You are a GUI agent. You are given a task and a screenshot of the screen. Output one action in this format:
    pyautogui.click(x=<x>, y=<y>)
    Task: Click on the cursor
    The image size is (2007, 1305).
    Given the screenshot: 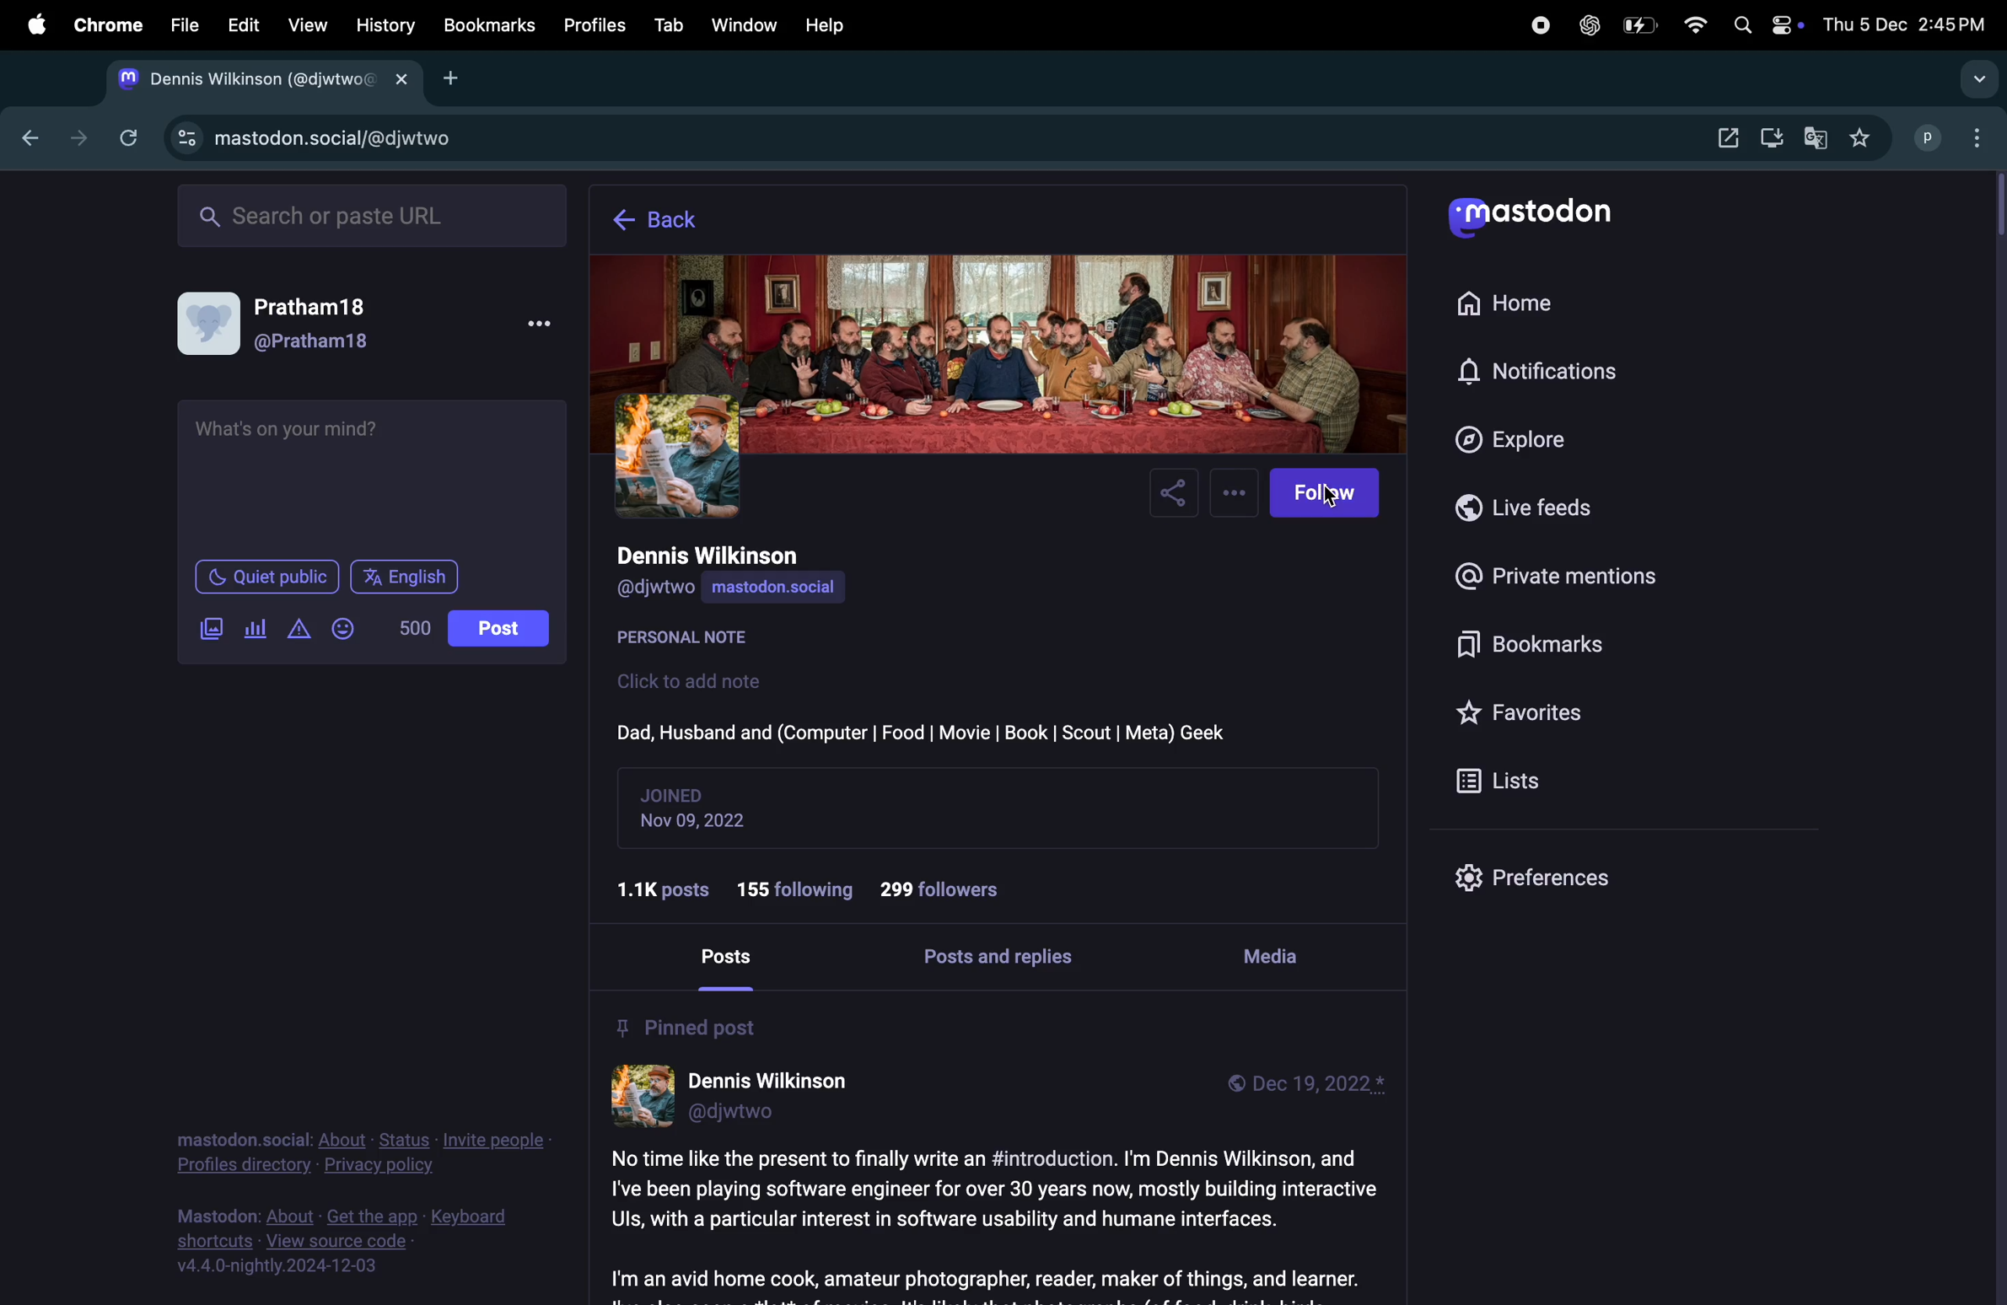 What is the action you would take?
    pyautogui.click(x=1330, y=500)
    